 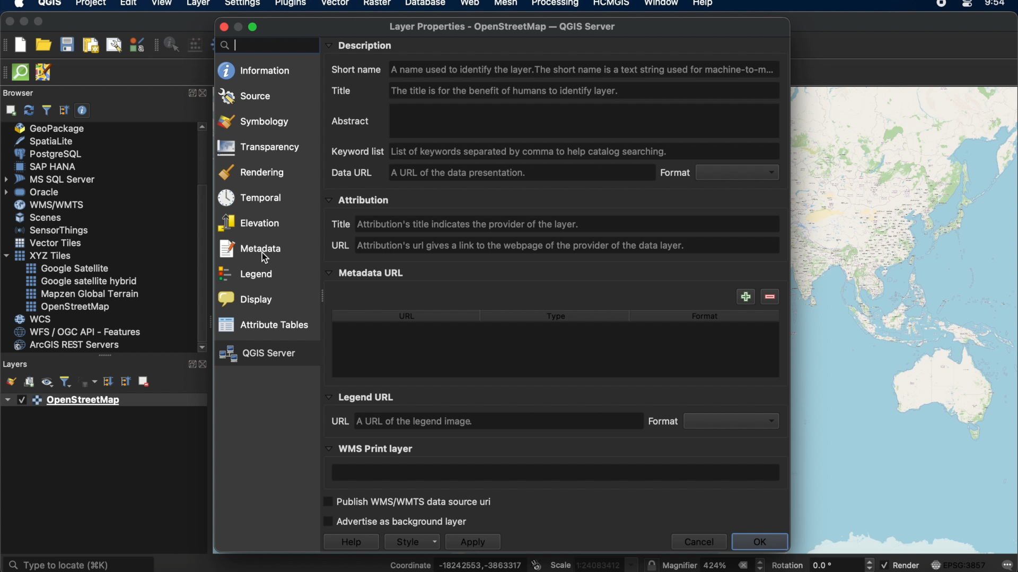 I want to click on open the layer styling panel, so click(x=10, y=381).